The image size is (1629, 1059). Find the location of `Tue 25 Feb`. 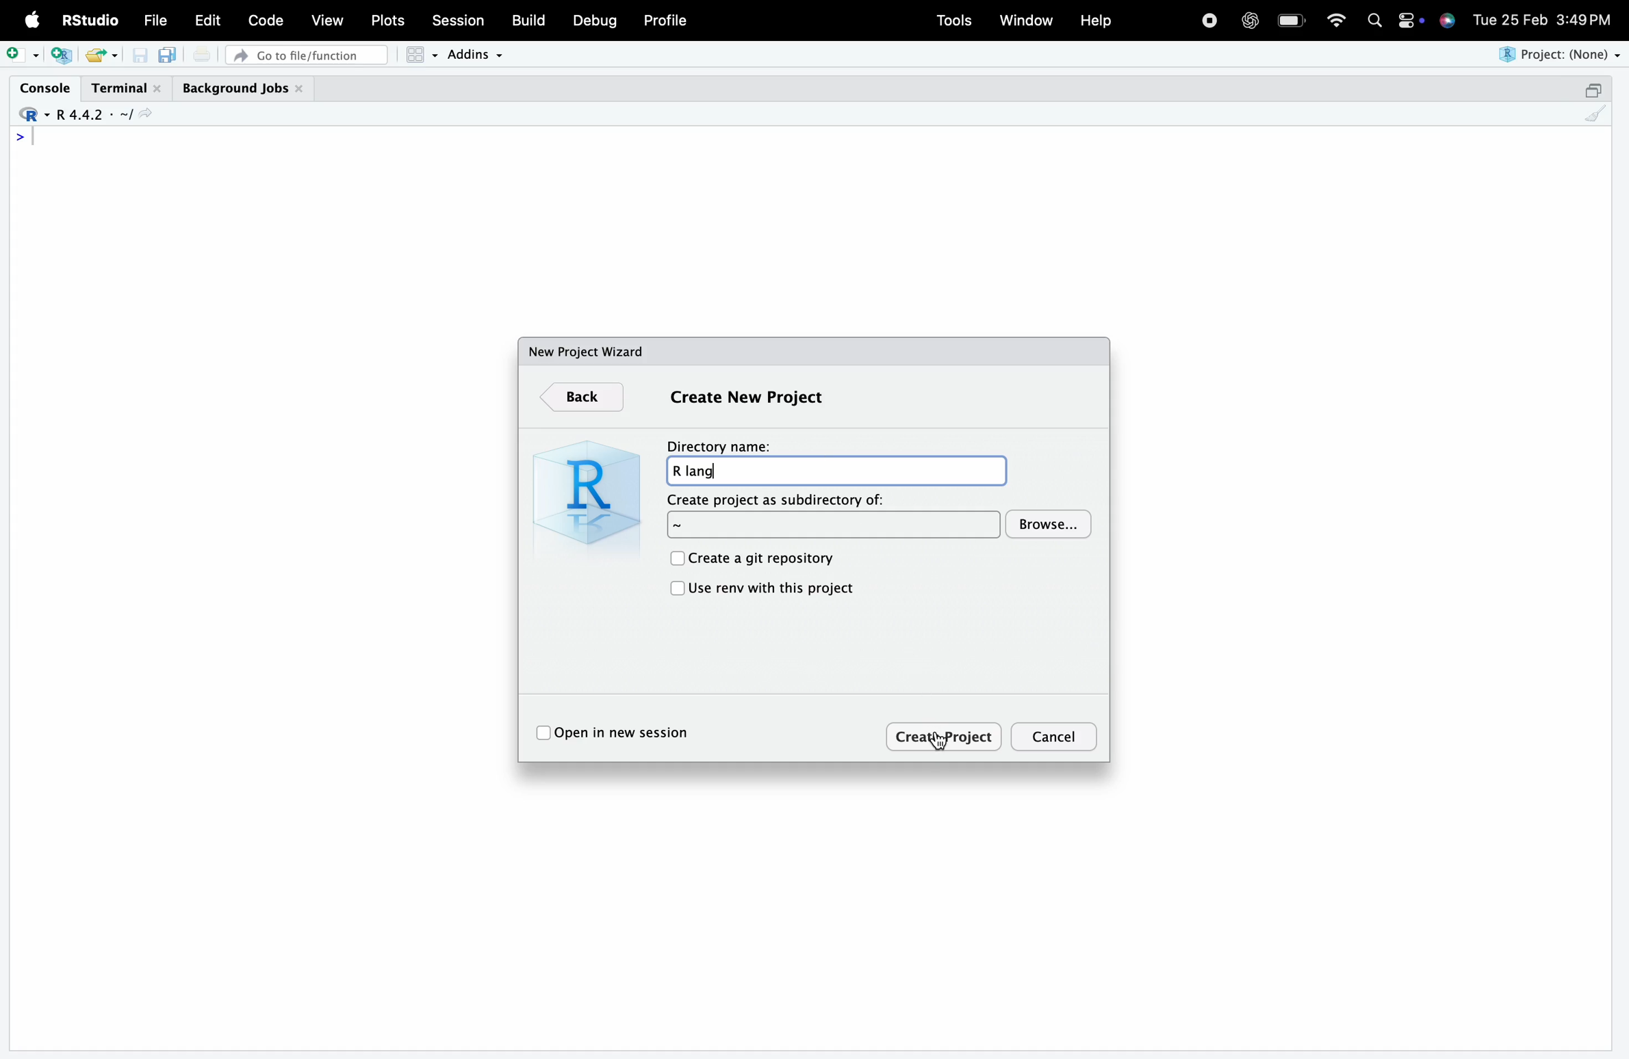

Tue 25 Feb is located at coordinates (1509, 18).